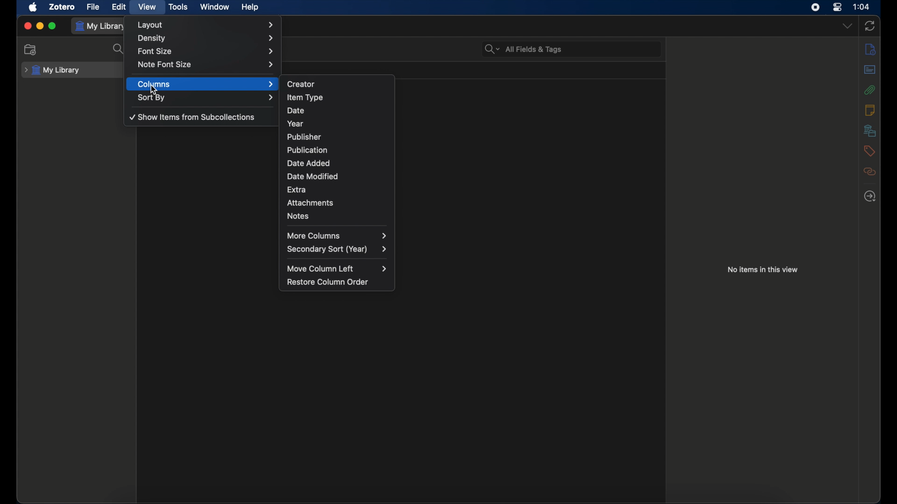 The height and width of the screenshot is (504, 897). Describe the element at coordinates (214, 7) in the screenshot. I see `window` at that location.